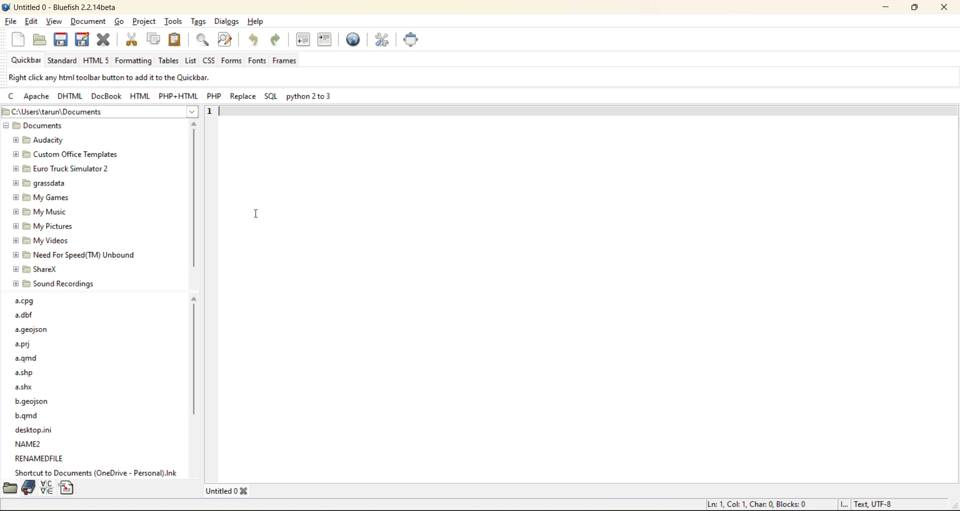 This screenshot has width=960, height=511. Describe the element at coordinates (10, 21) in the screenshot. I see `file` at that location.